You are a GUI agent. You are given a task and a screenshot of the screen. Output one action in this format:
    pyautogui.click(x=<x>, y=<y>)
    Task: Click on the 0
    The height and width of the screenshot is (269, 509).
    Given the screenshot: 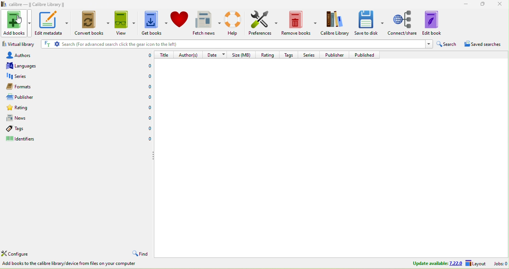 What is the action you would take?
    pyautogui.click(x=148, y=65)
    